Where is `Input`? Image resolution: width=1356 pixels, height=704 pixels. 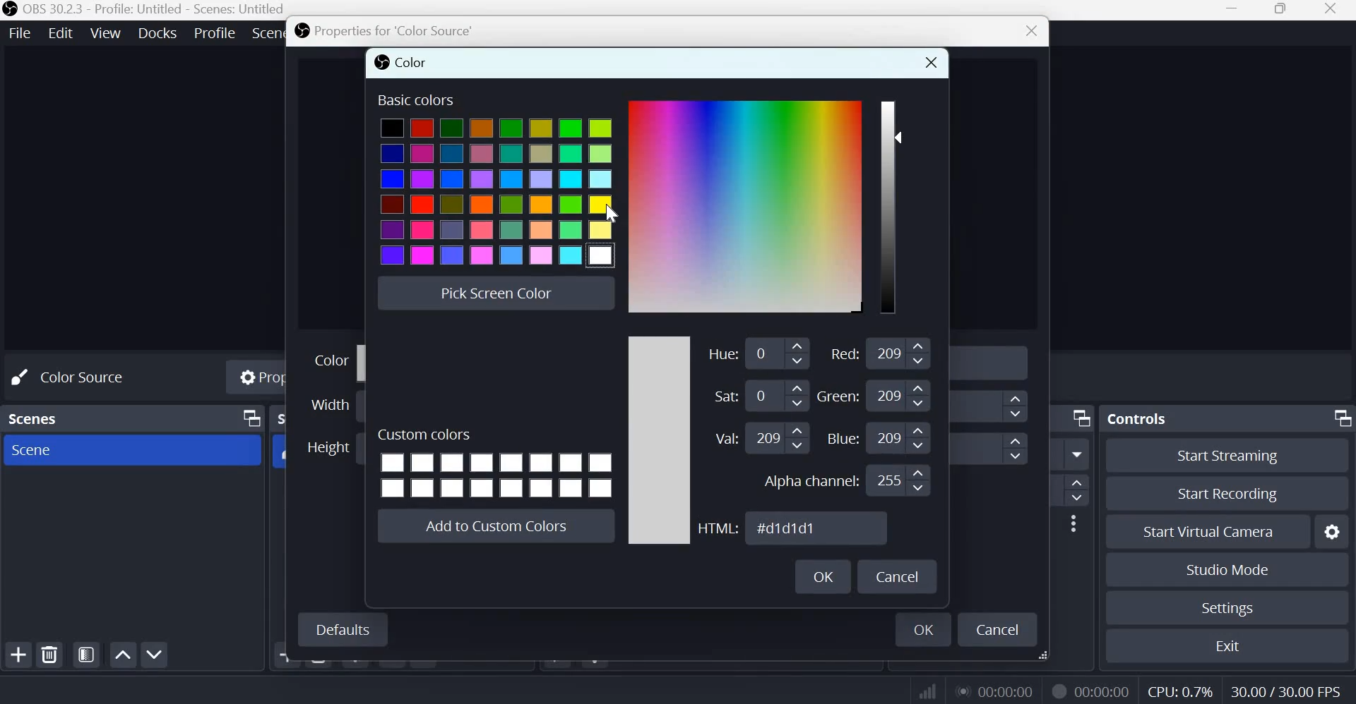 Input is located at coordinates (779, 353).